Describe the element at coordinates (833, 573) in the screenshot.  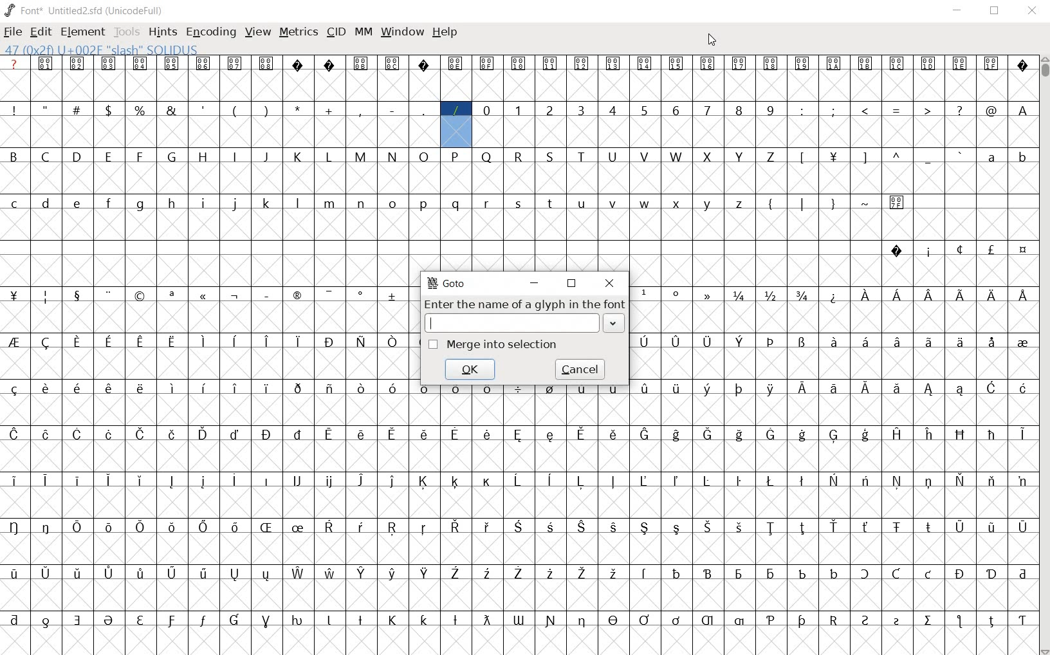
I see `glyph` at that location.